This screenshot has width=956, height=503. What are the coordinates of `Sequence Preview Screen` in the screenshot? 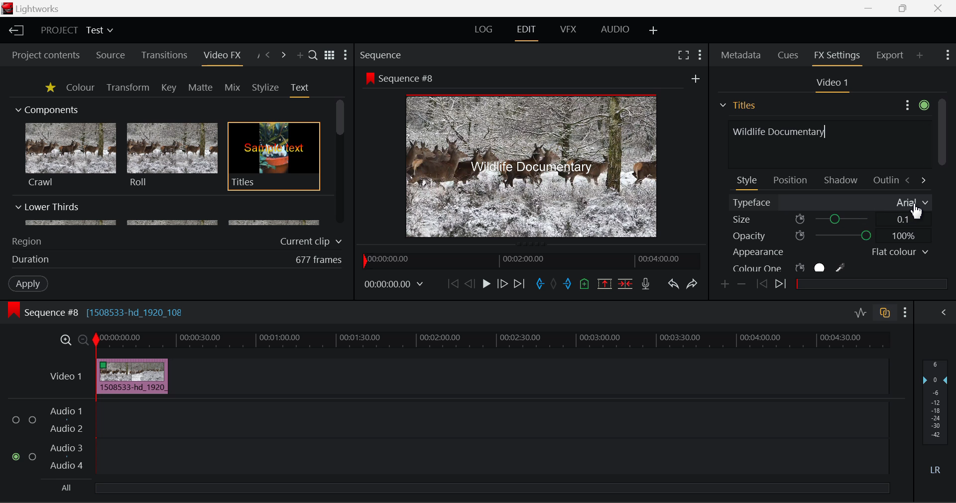 It's located at (534, 167).